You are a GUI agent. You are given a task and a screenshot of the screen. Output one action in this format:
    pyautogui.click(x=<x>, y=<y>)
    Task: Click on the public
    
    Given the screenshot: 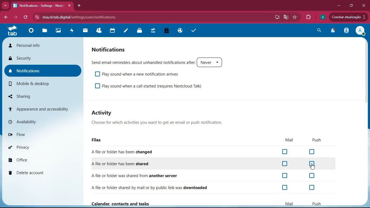 What is the action you would take?
    pyautogui.click(x=179, y=30)
    